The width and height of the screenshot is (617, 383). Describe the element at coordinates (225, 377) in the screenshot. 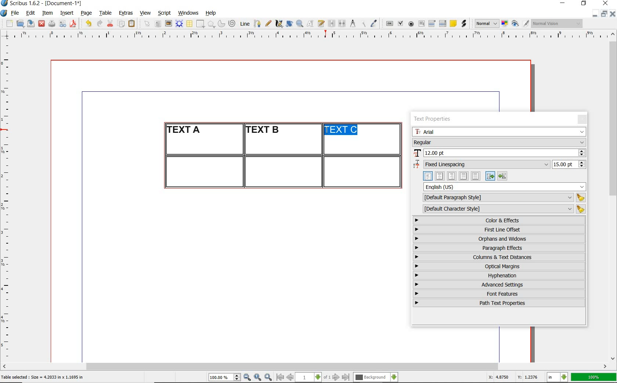

I see `select current zoom level` at that location.